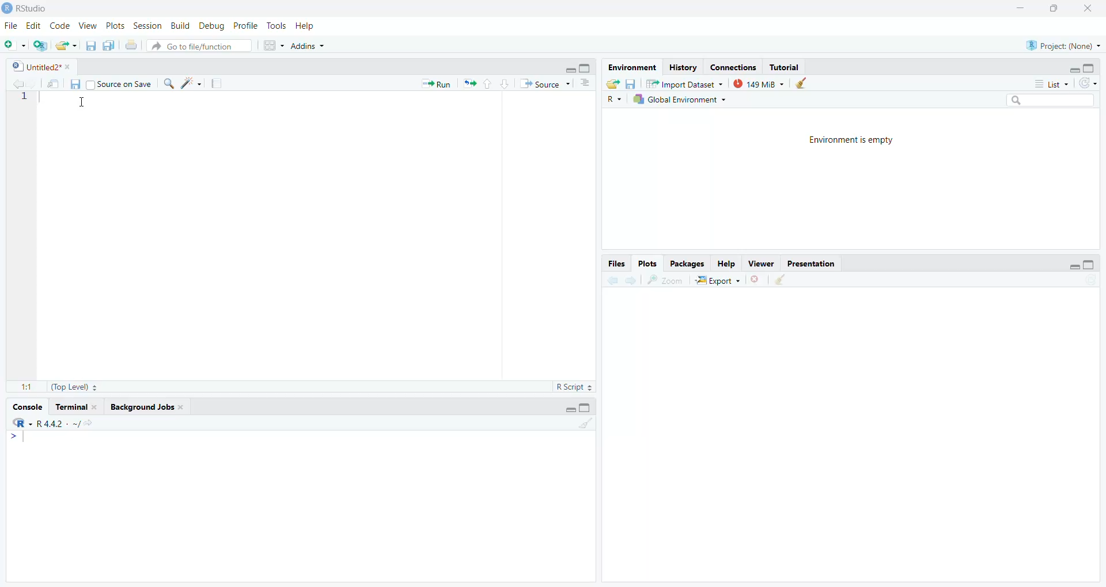  I want to click on Plots, so click(647, 263).